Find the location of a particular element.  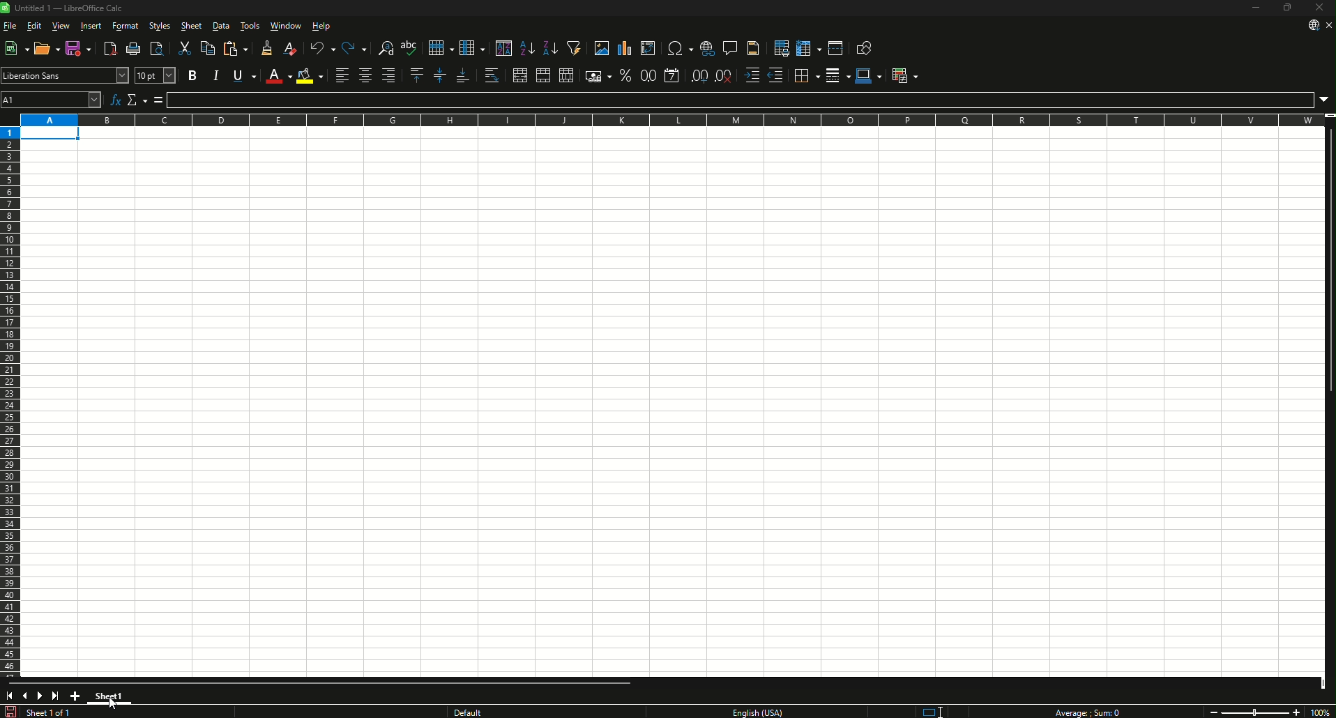

Edit is located at coordinates (33, 25).